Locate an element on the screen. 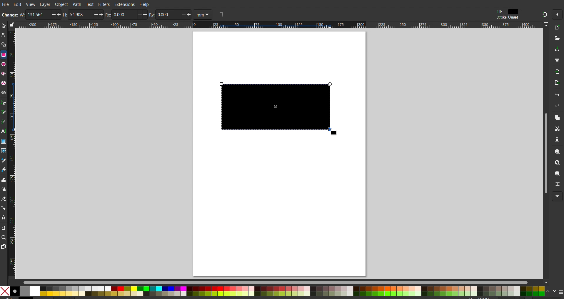  fill: is located at coordinates (499, 11).